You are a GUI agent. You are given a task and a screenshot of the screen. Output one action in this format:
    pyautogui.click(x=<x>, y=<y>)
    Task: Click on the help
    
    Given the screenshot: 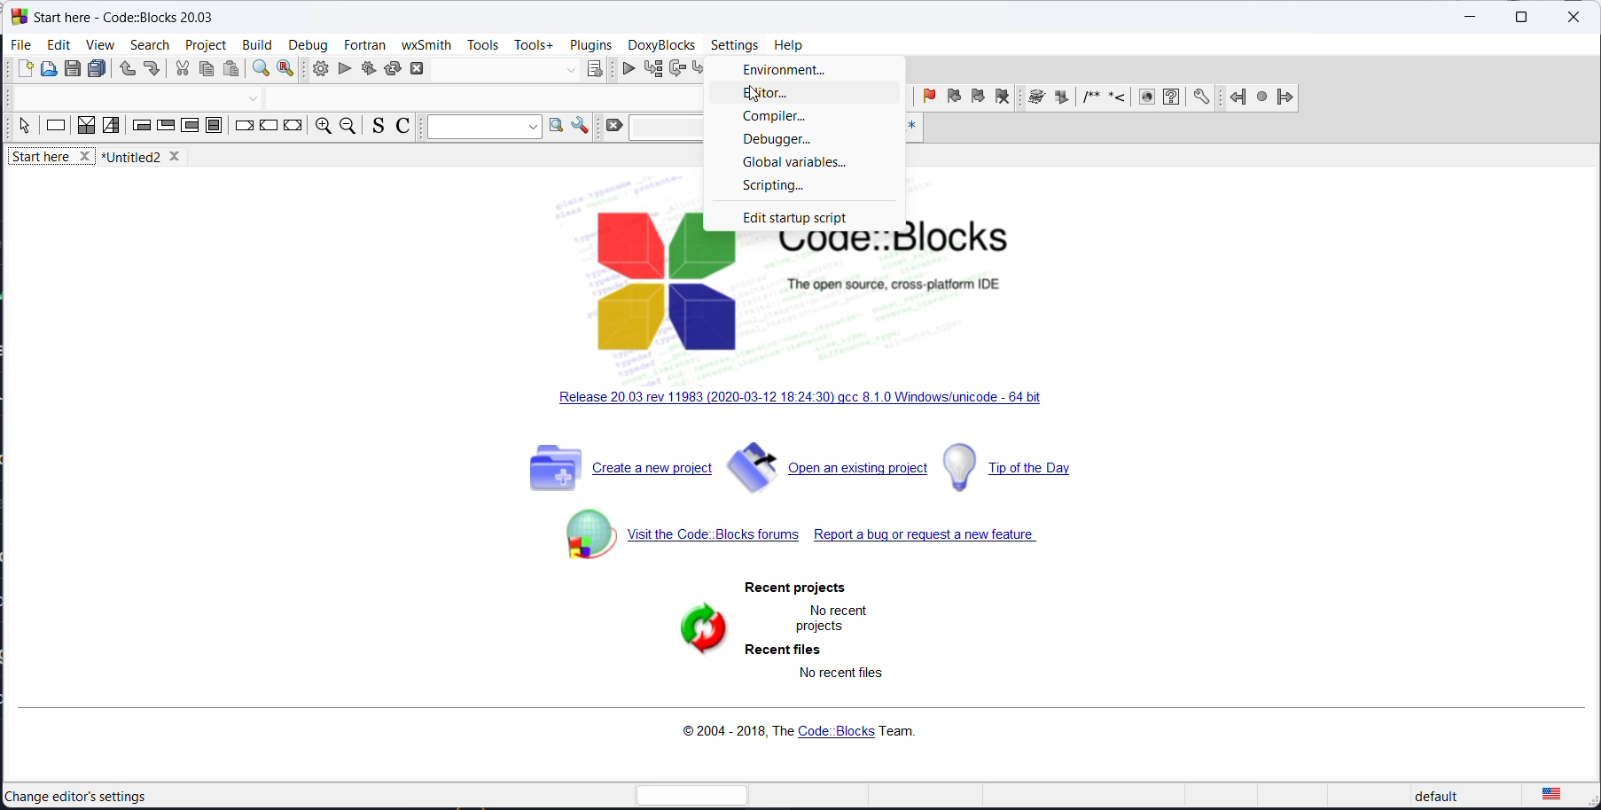 What is the action you would take?
    pyautogui.click(x=789, y=43)
    